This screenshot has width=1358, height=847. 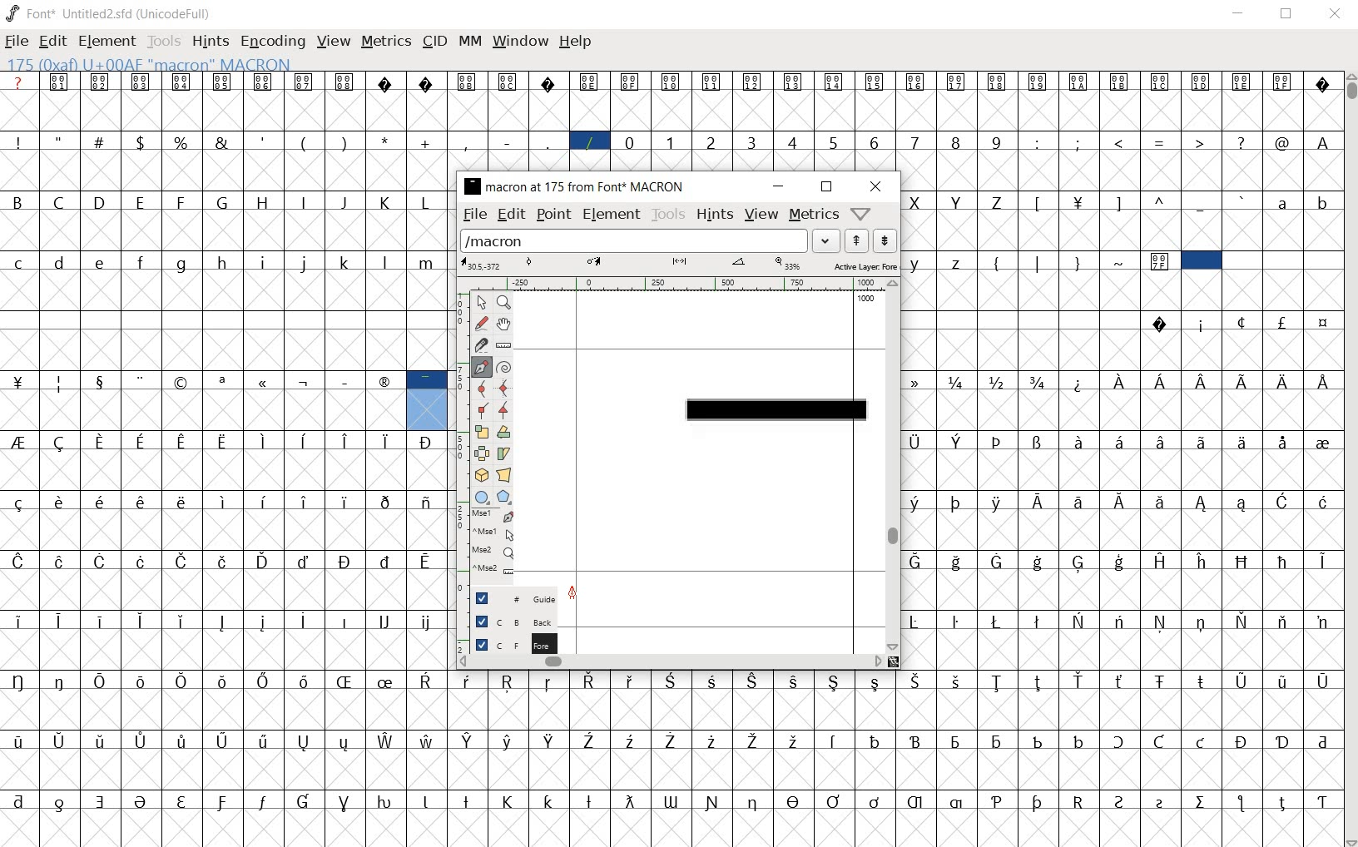 What do you see at coordinates (511, 216) in the screenshot?
I see `edit` at bounding box center [511, 216].